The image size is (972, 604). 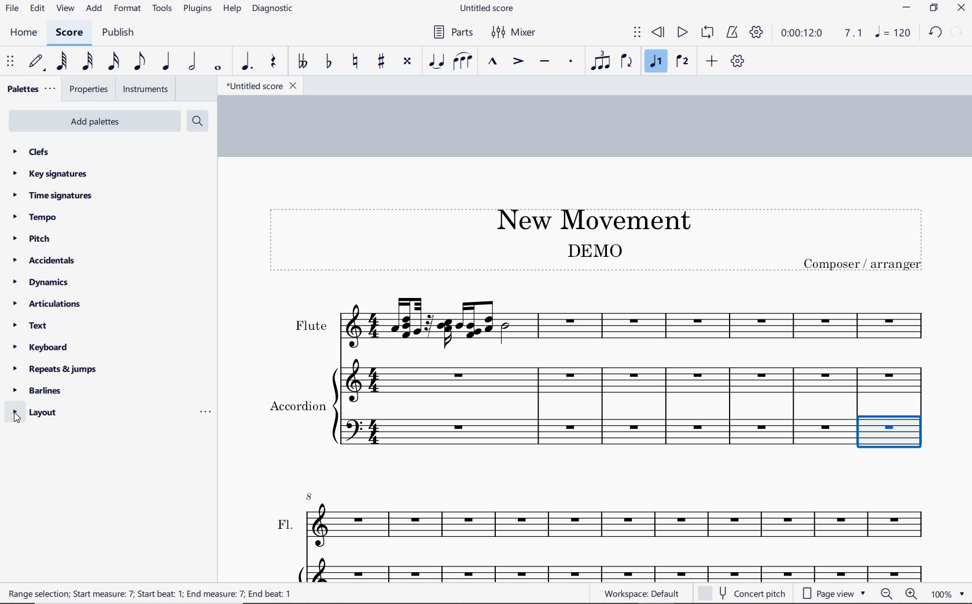 What do you see at coordinates (41, 347) in the screenshot?
I see `keyboard` at bounding box center [41, 347].